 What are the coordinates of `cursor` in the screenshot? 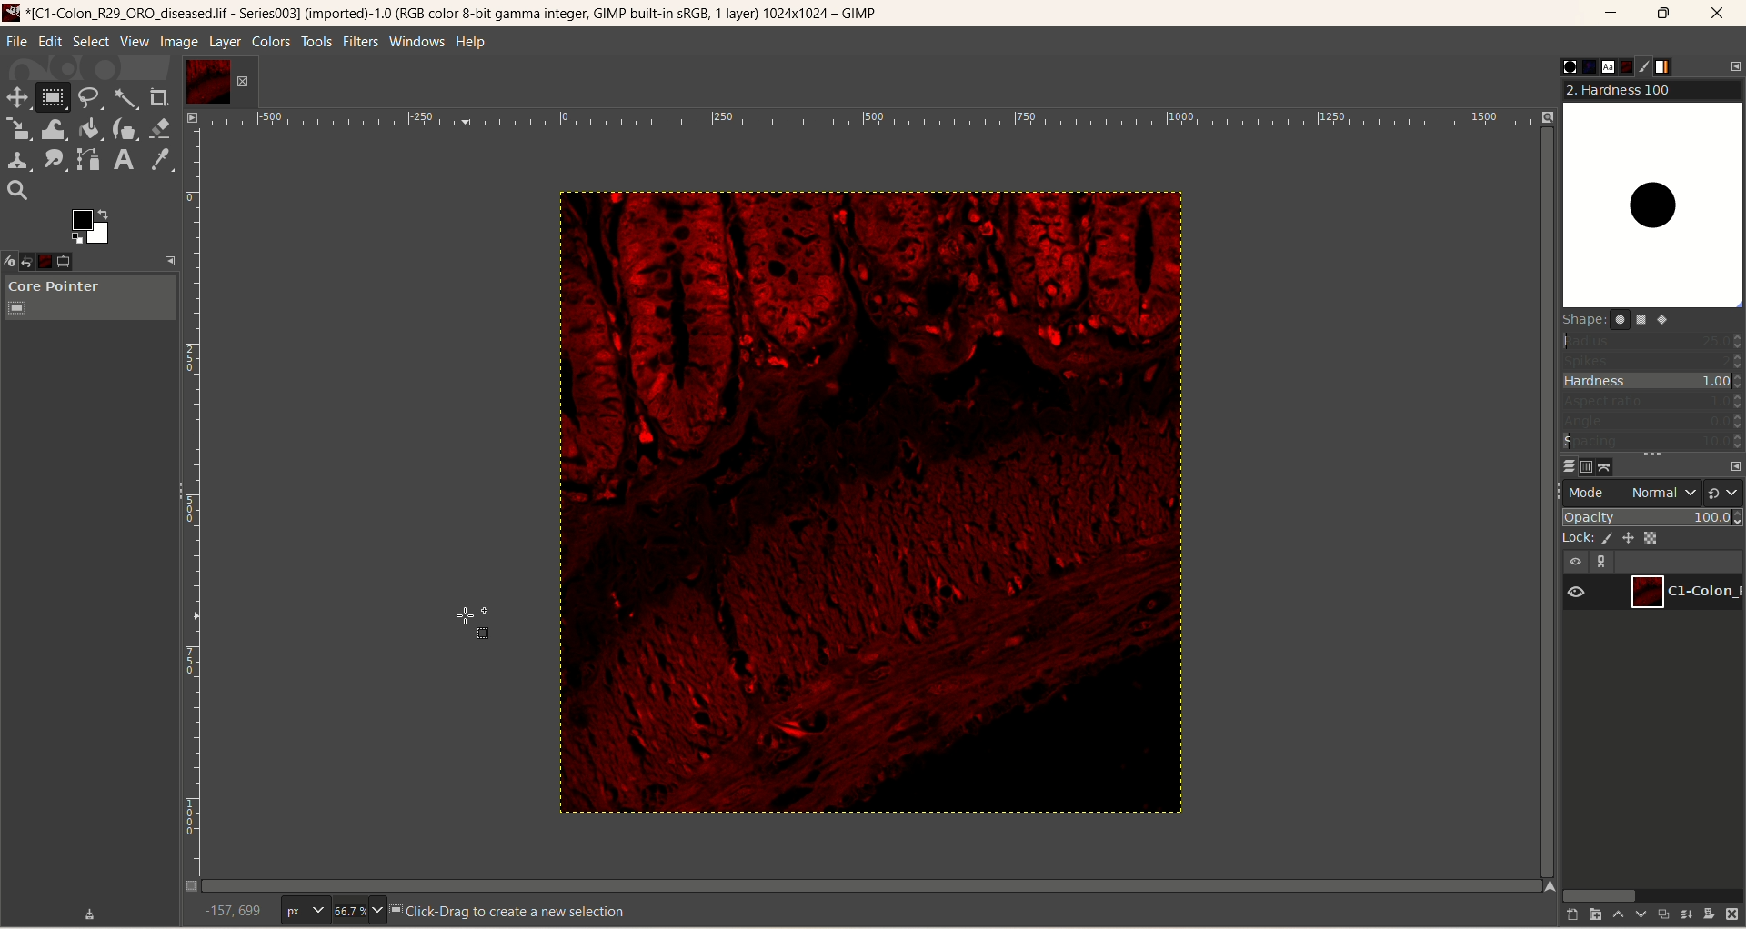 It's located at (467, 622).